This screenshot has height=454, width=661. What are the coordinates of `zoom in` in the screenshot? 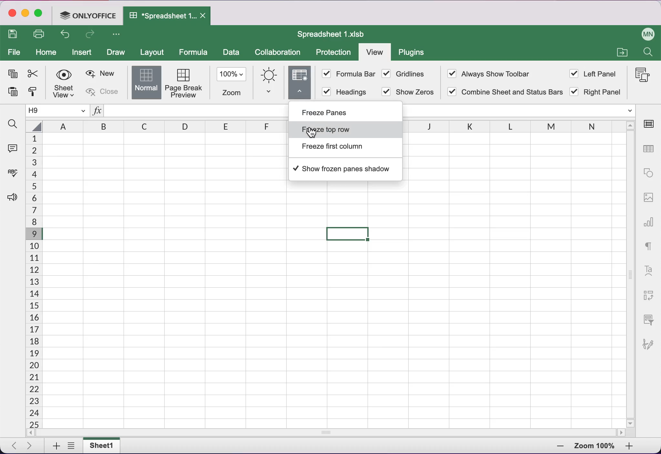 It's located at (554, 447).